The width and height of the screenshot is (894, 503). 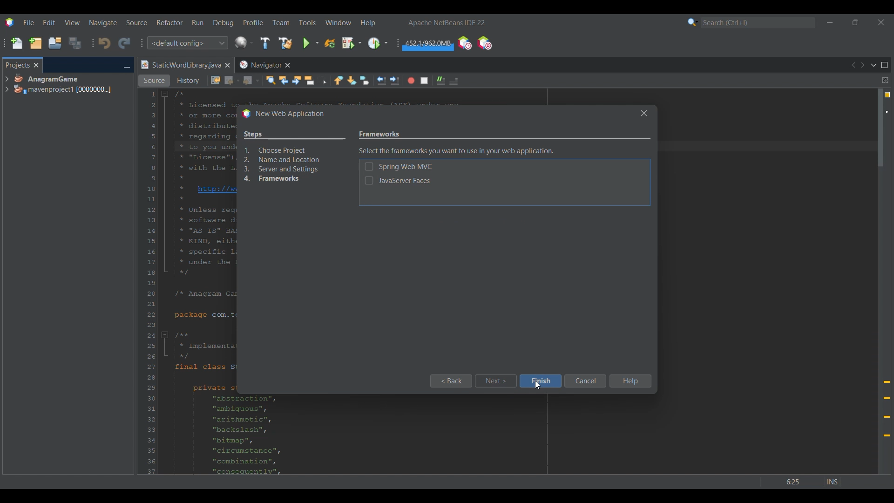 I want to click on Undo, so click(x=104, y=43).